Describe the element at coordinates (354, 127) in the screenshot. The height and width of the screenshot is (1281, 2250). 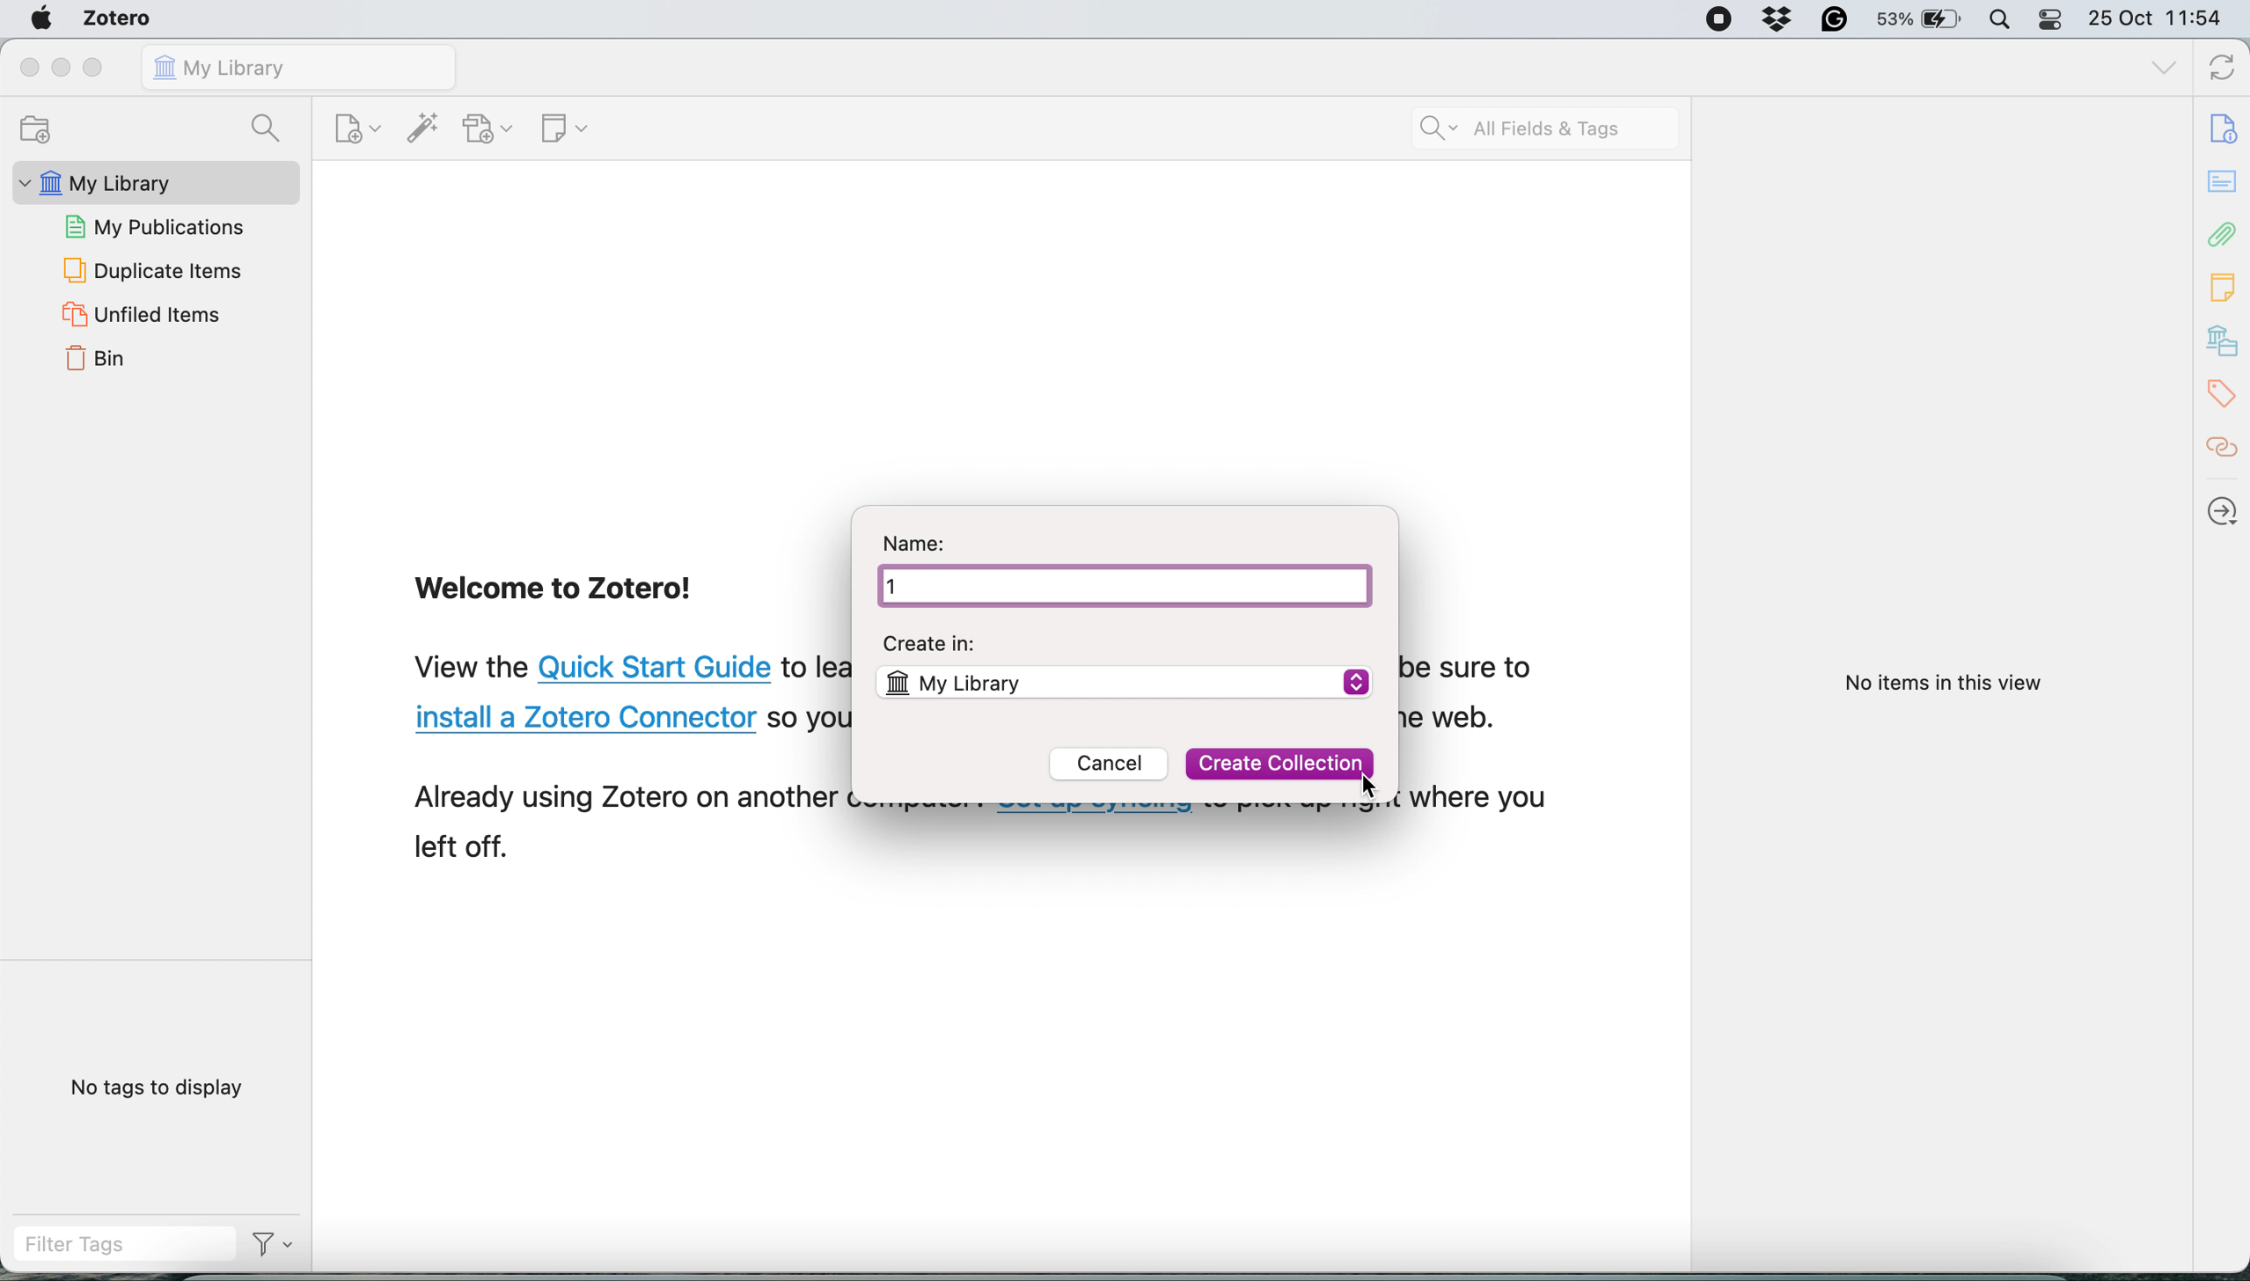
I see `new item` at that location.